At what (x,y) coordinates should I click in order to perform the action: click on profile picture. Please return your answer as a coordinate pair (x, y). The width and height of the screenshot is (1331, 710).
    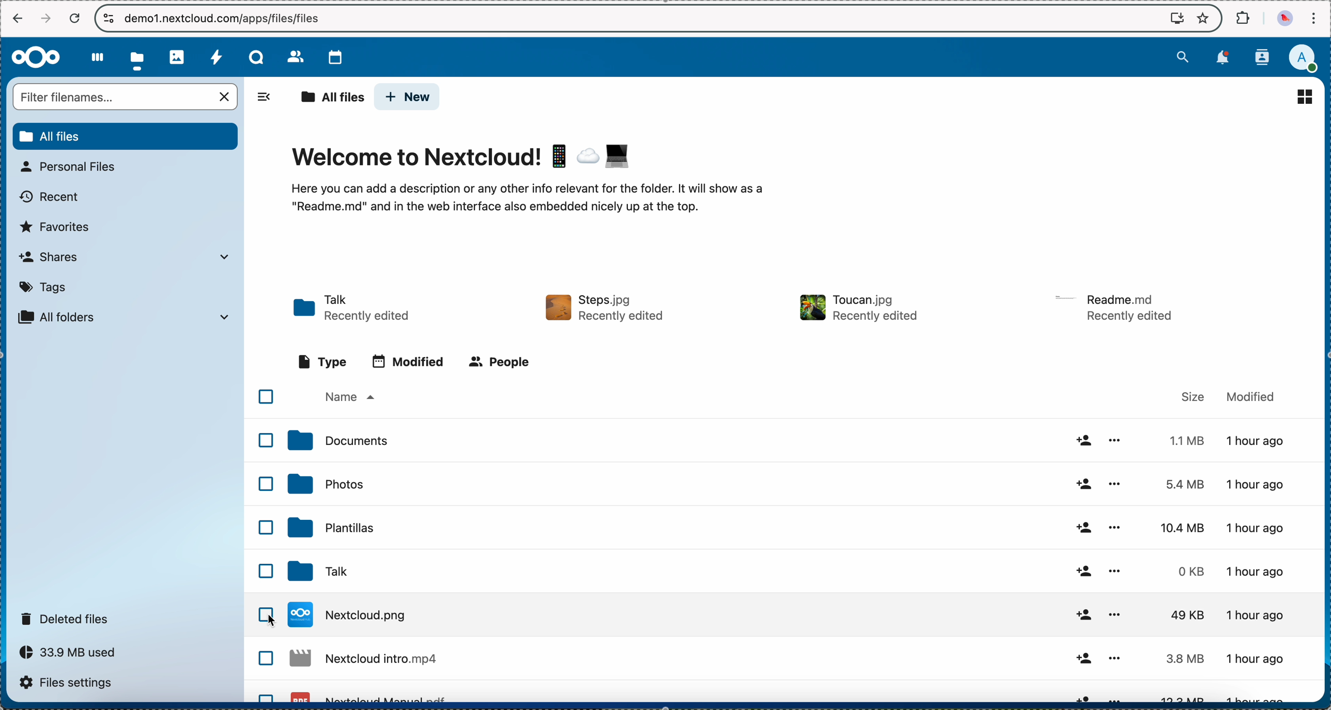
    Looking at the image, I should click on (1283, 19).